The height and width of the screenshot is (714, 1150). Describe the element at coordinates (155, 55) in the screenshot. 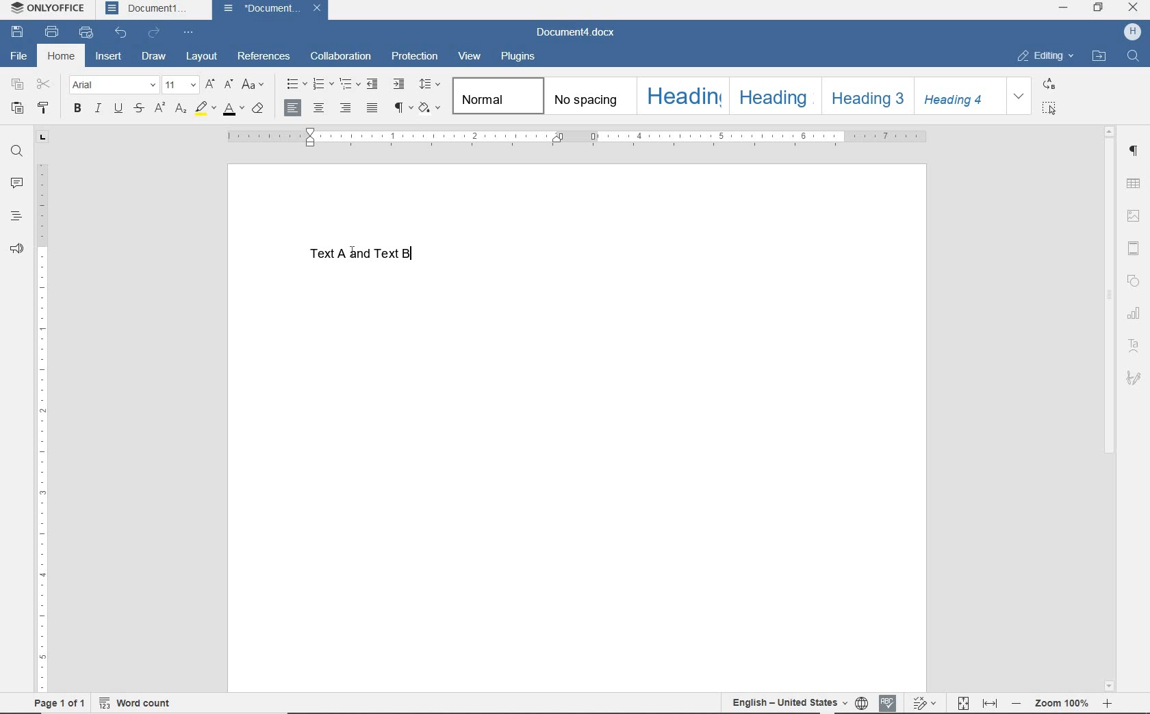

I see `DRAW` at that location.